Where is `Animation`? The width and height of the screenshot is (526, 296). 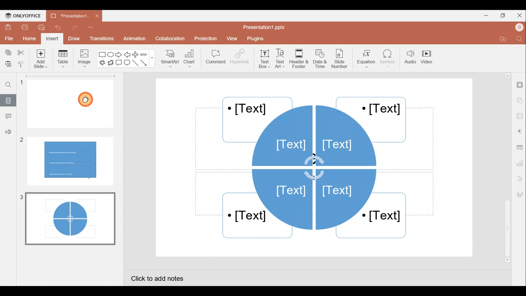
Animation is located at coordinates (133, 38).